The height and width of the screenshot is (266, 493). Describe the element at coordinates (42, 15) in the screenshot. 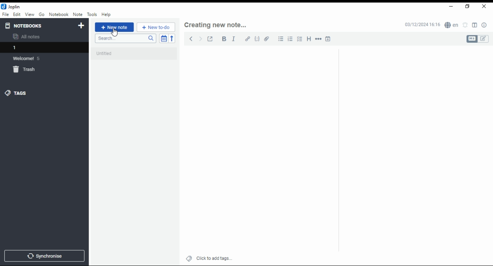

I see `go` at that location.